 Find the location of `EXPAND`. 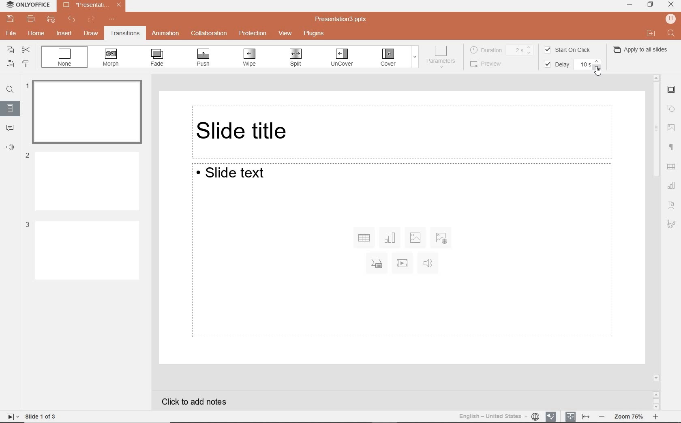

EXPAND is located at coordinates (415, 58).